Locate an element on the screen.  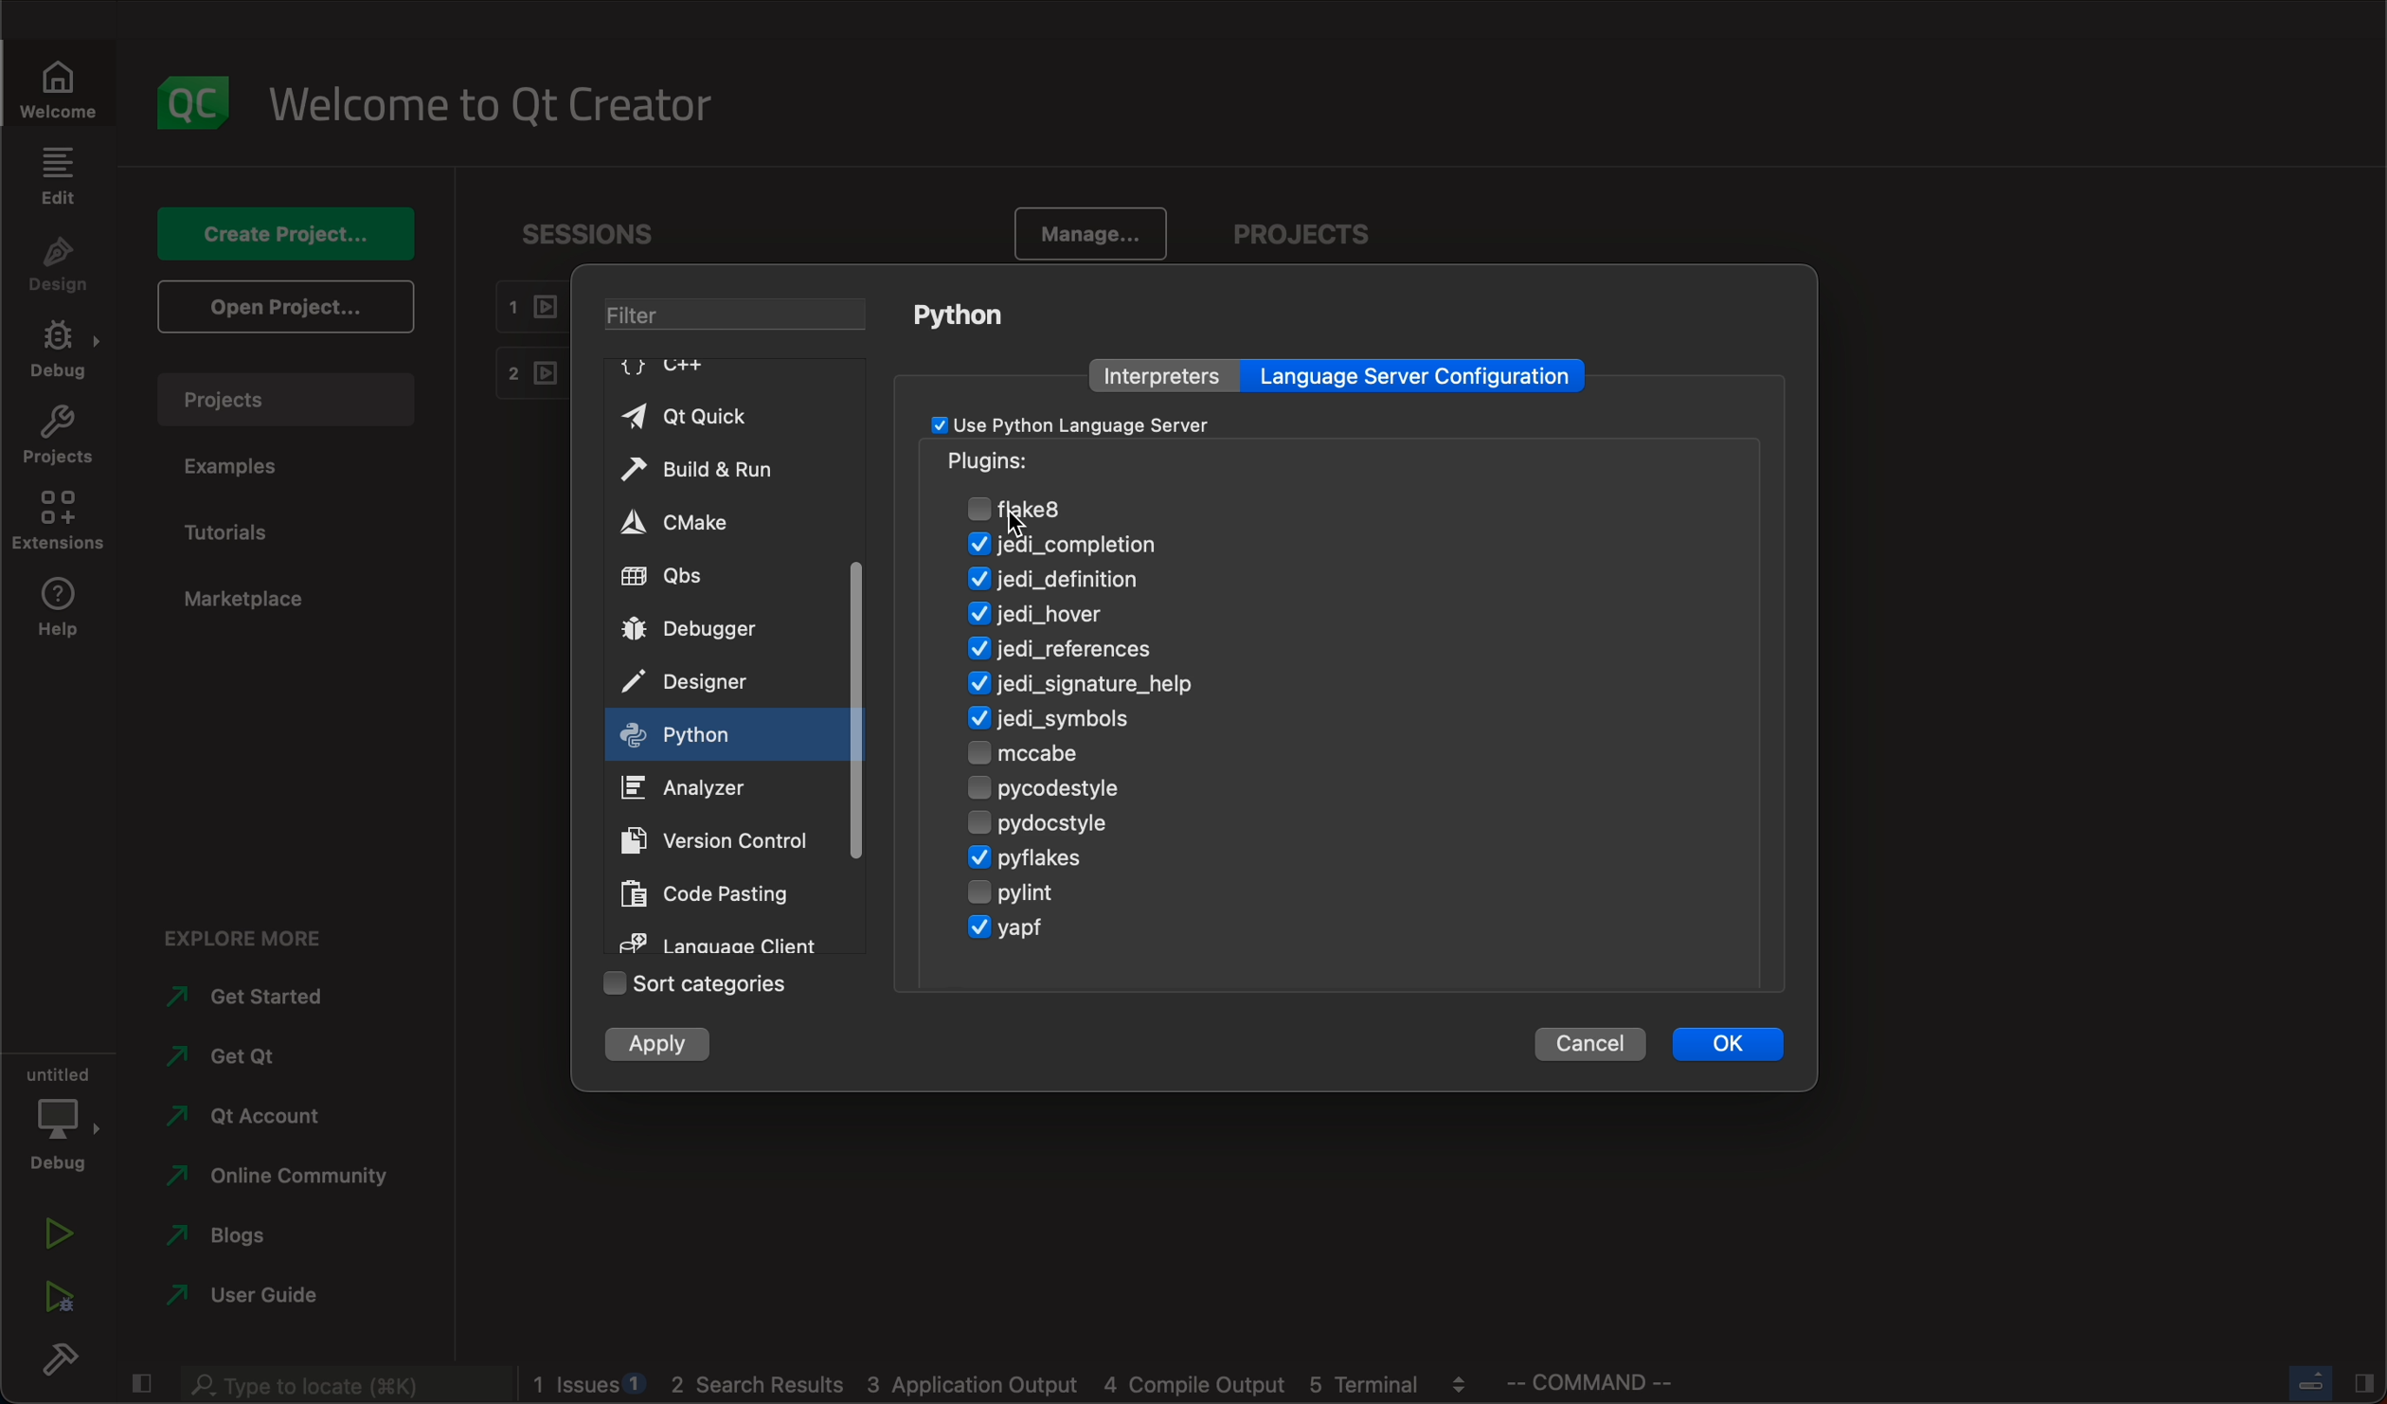
sessions is located at coordinates (607, 235).